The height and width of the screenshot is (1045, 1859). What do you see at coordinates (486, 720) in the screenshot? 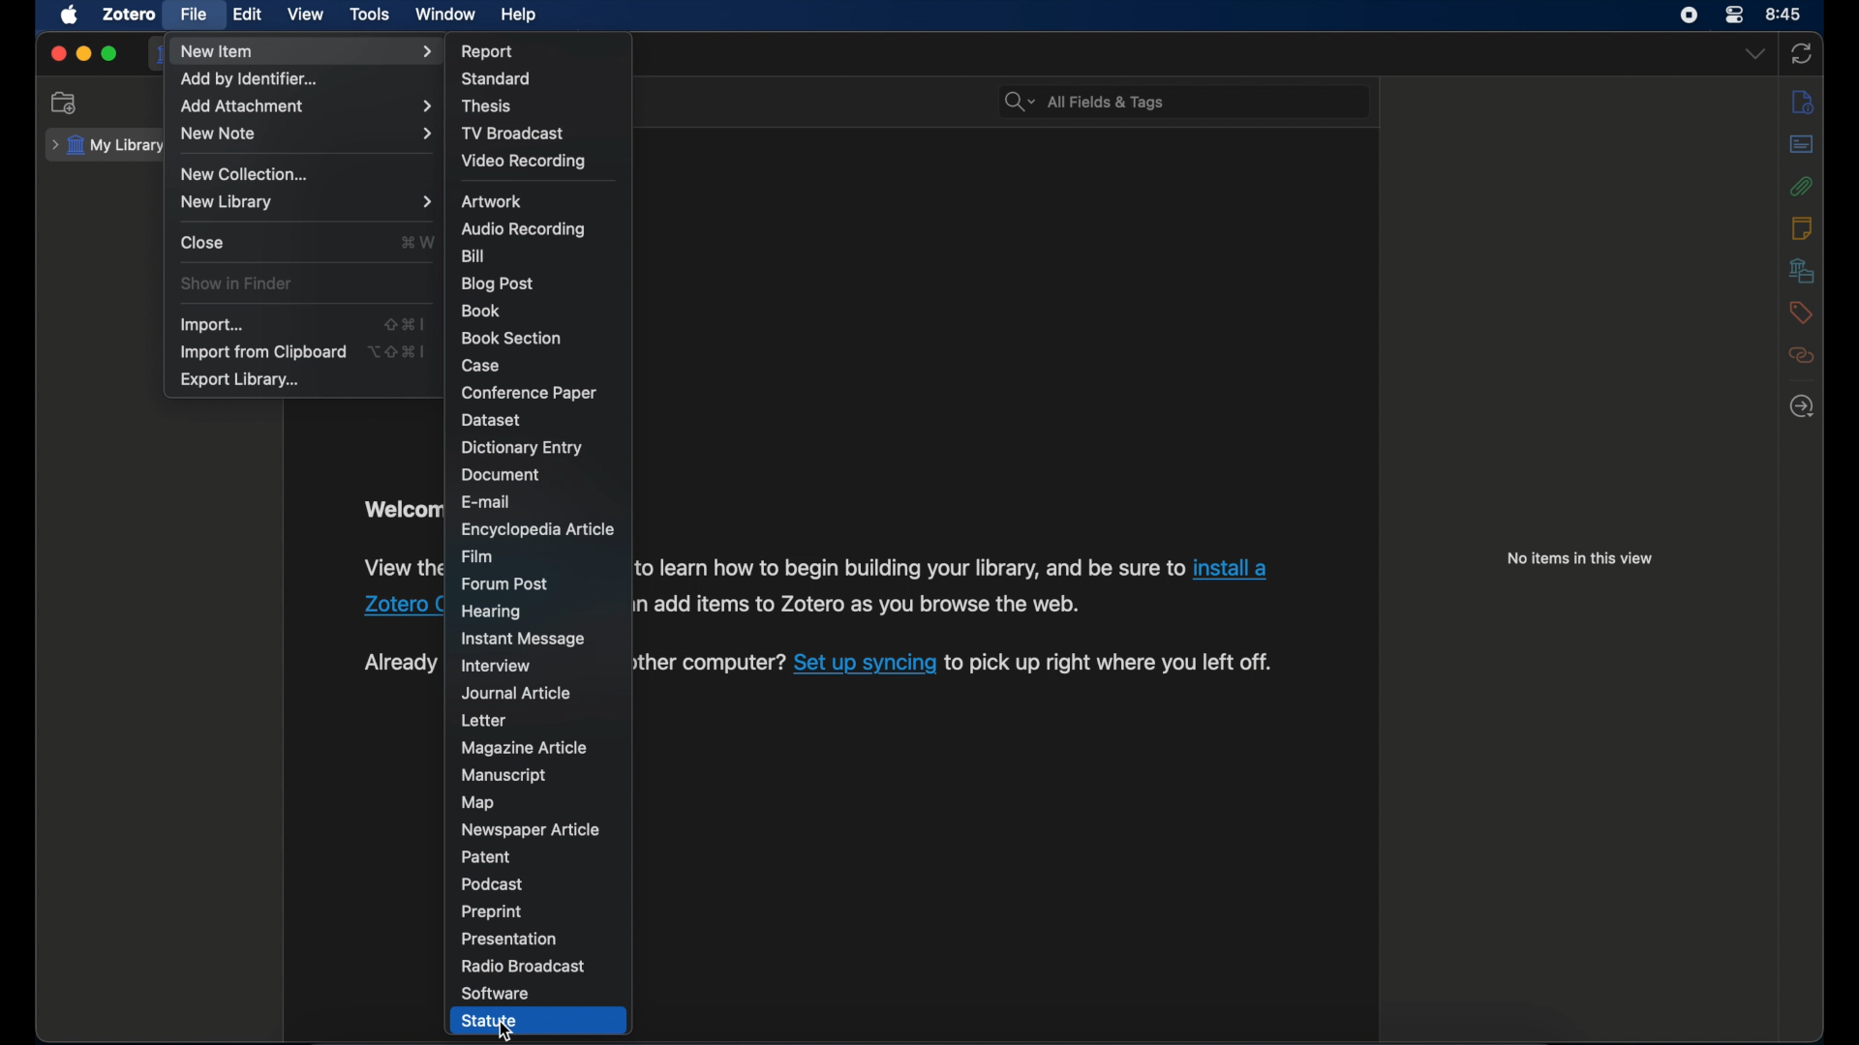
I see `letter` at bounding box center [486, 720].